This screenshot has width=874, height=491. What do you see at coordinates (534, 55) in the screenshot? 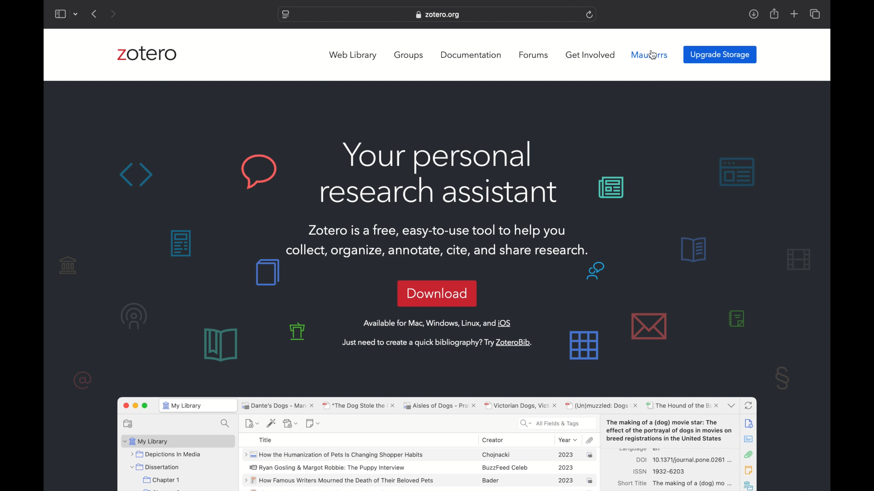
I see `forums` at bounding box center [534, 55].